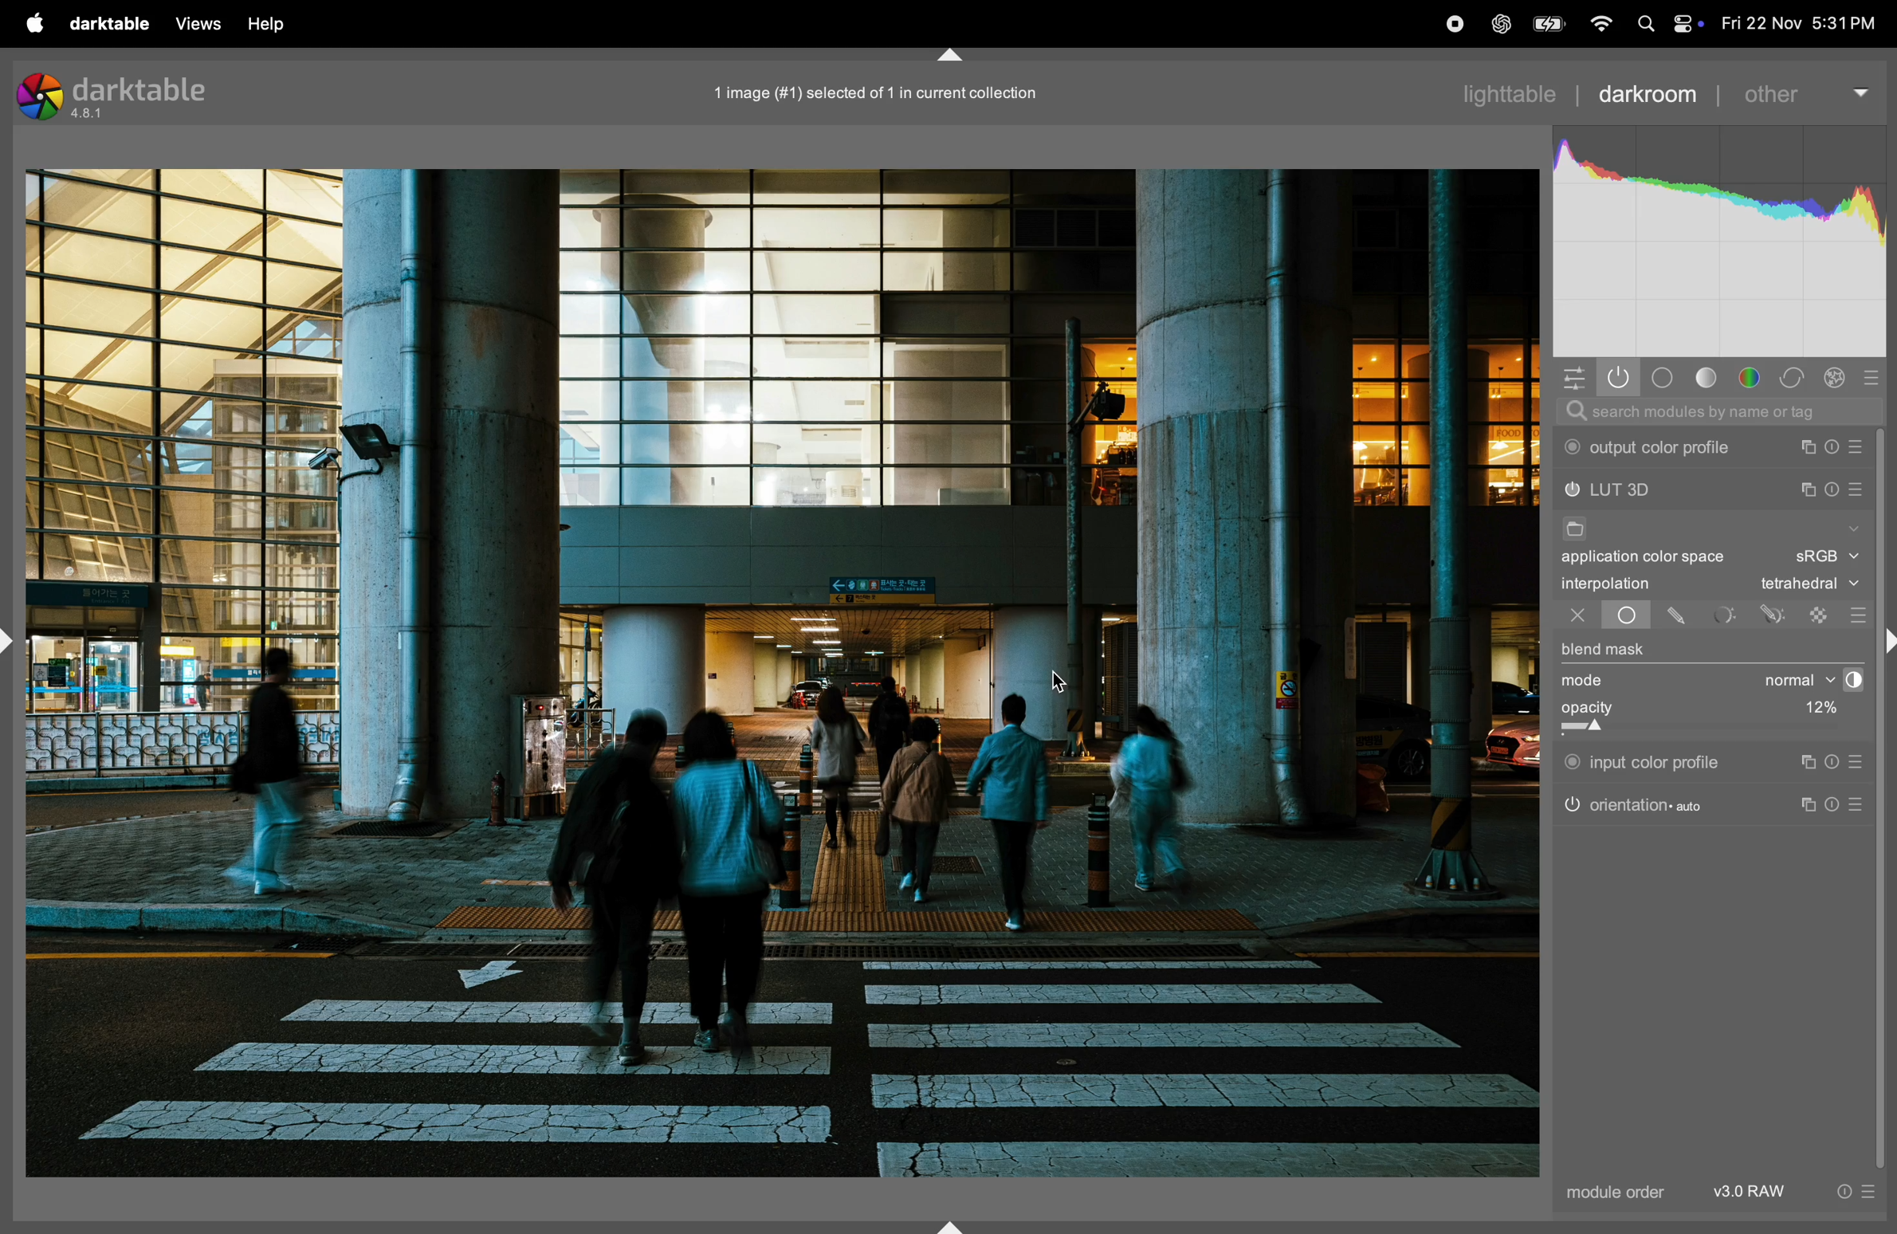  What do you see at coordinates (1644, 760) in the screenshot?
I see `input color profile` at bounding box center [1644, 760].